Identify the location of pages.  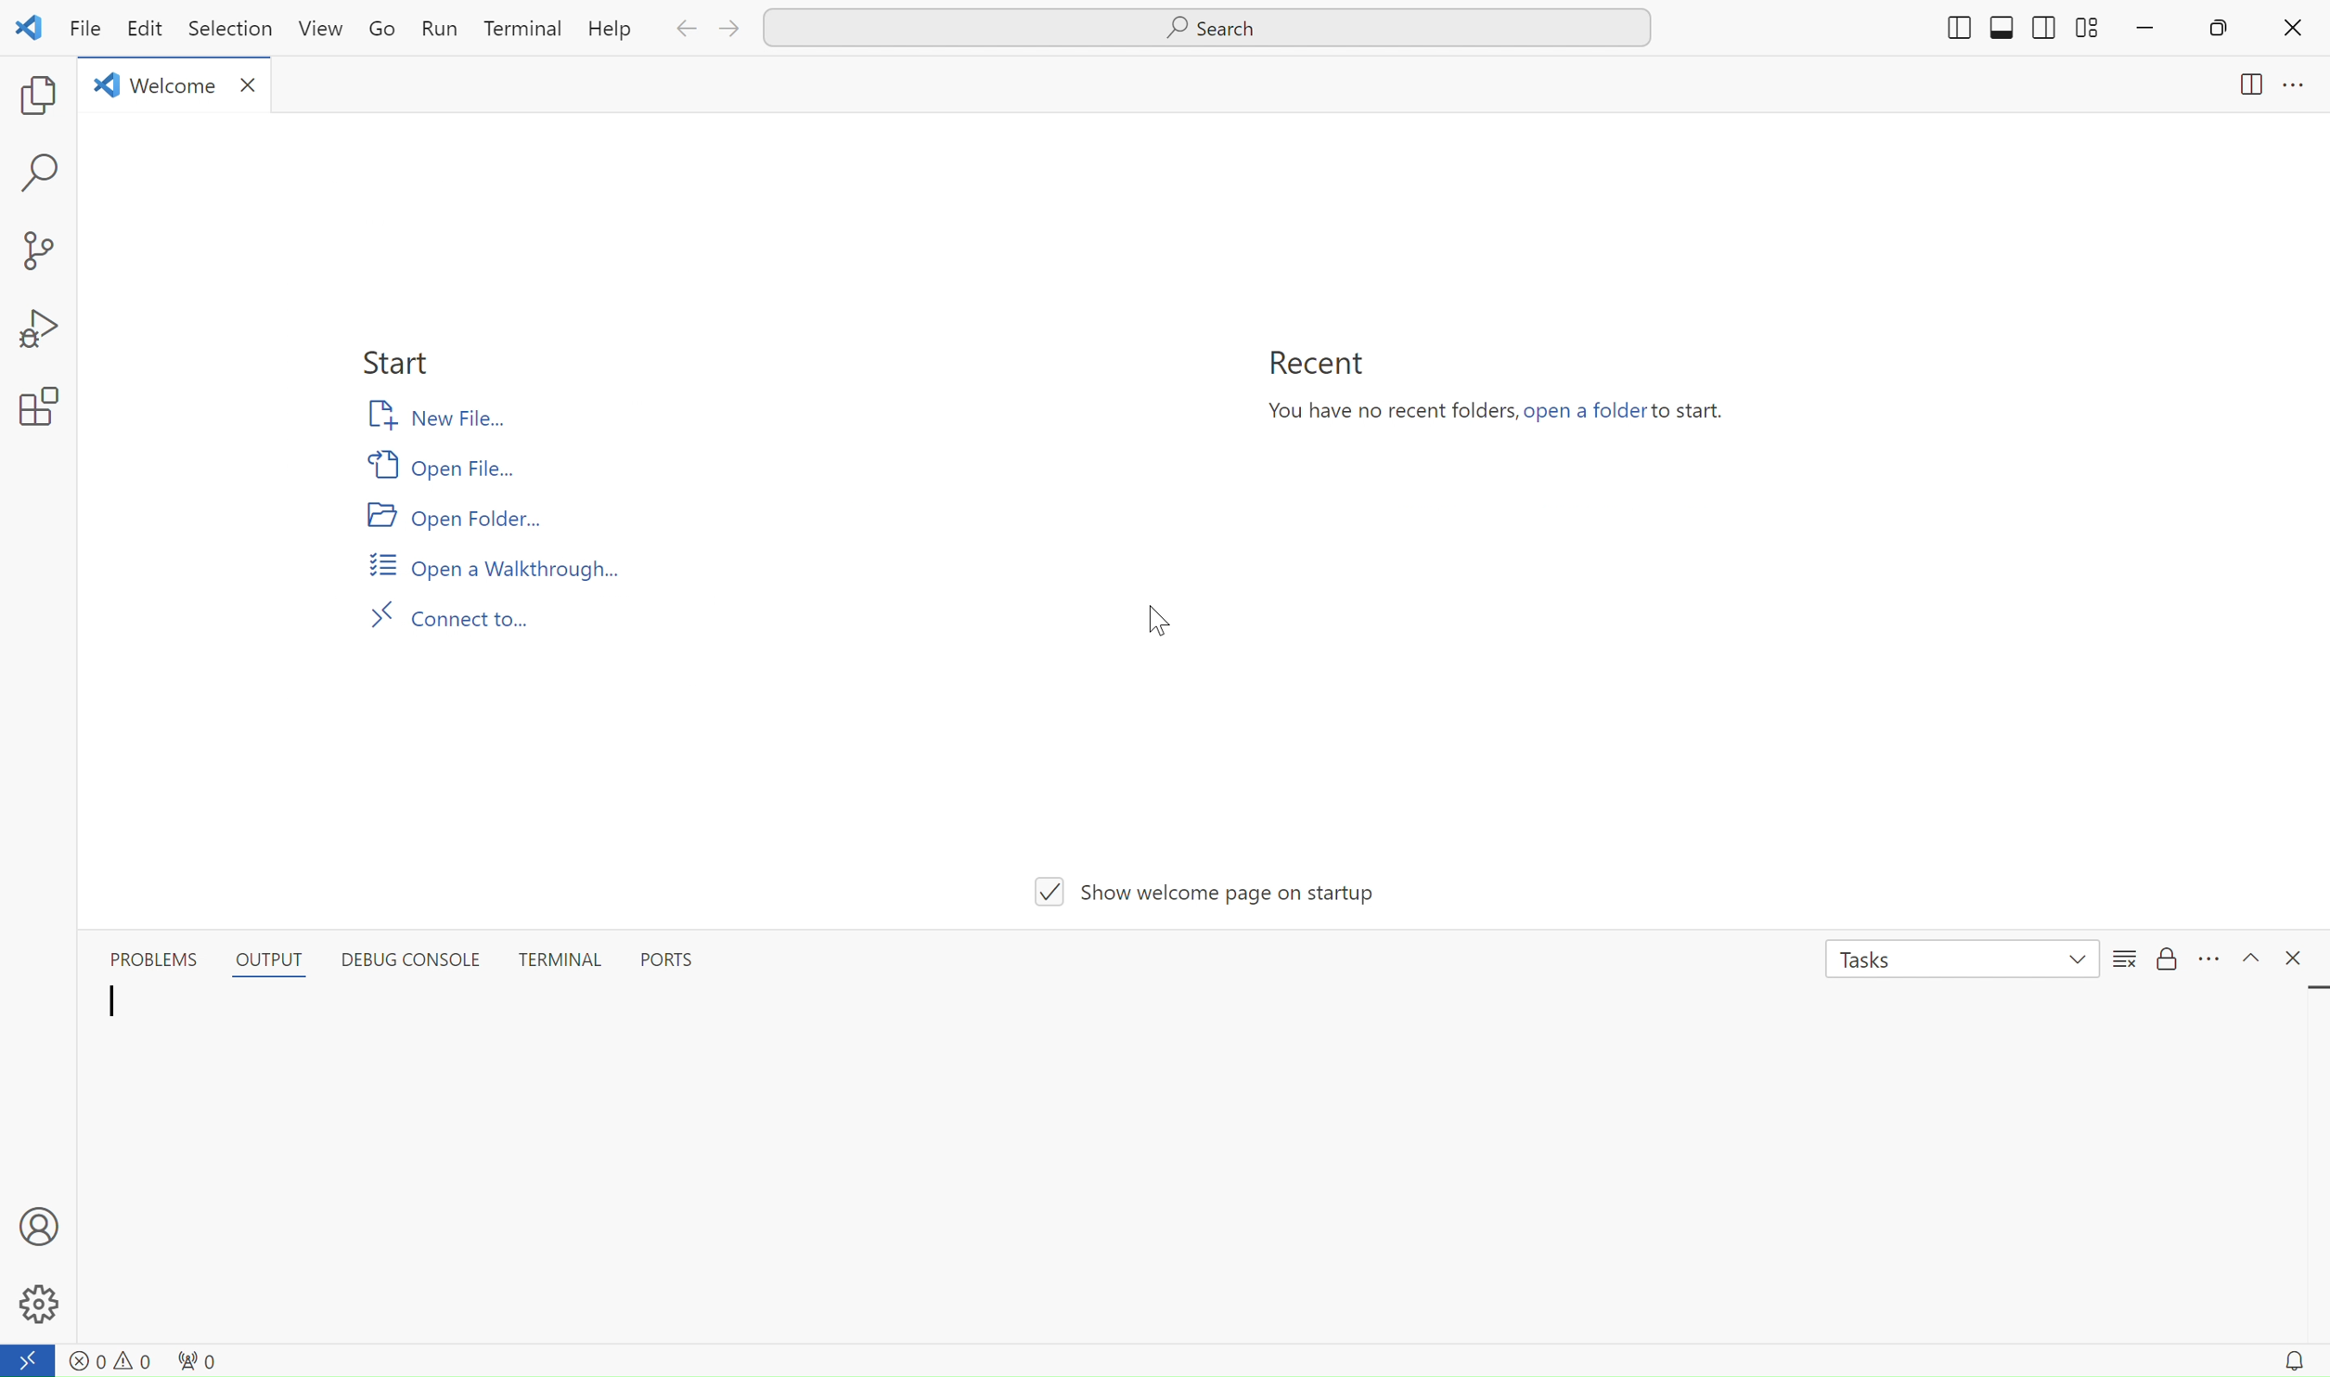
(2221, 93).